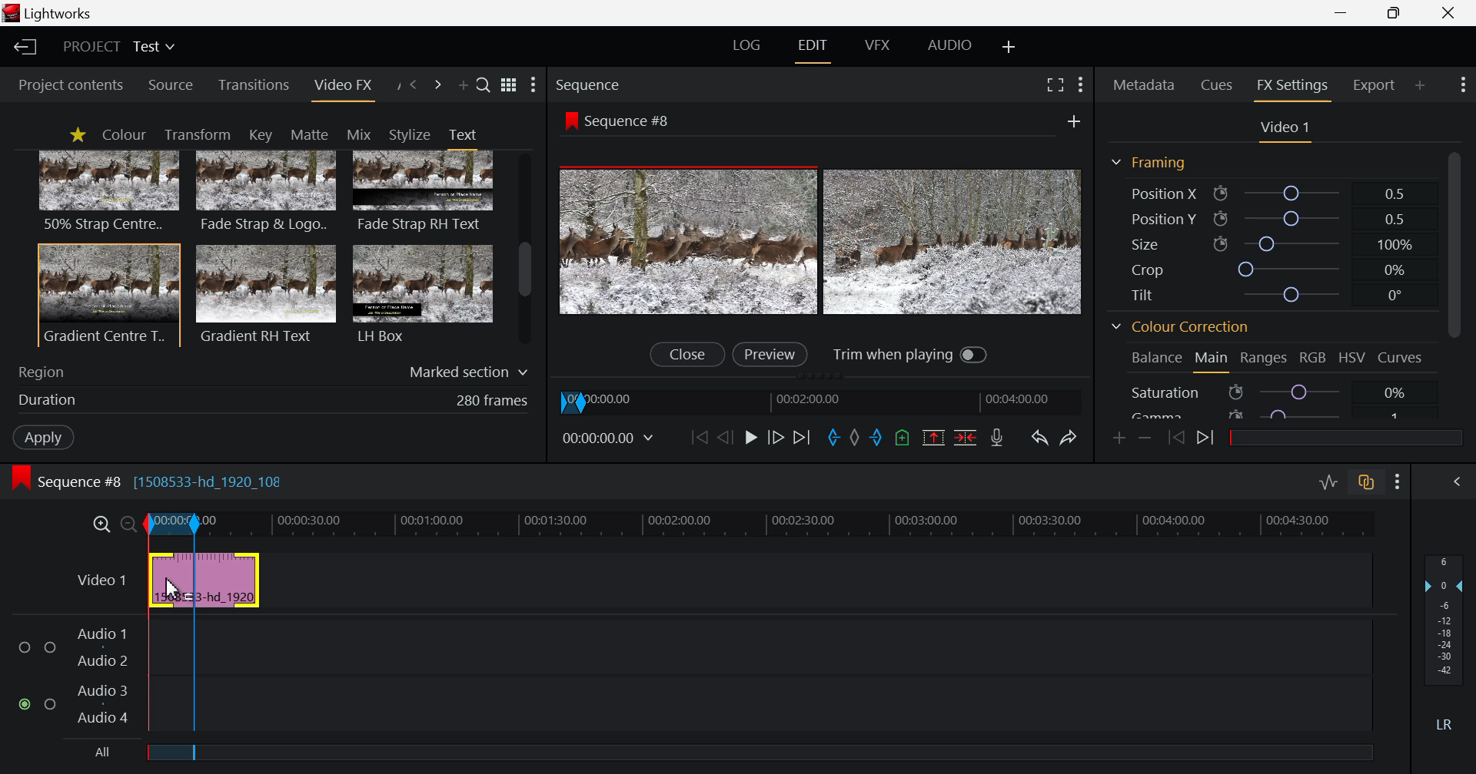  What do you see at coordinates (274, 369) in the screenshot?
I see `Region` at bounding box center [274, 369].